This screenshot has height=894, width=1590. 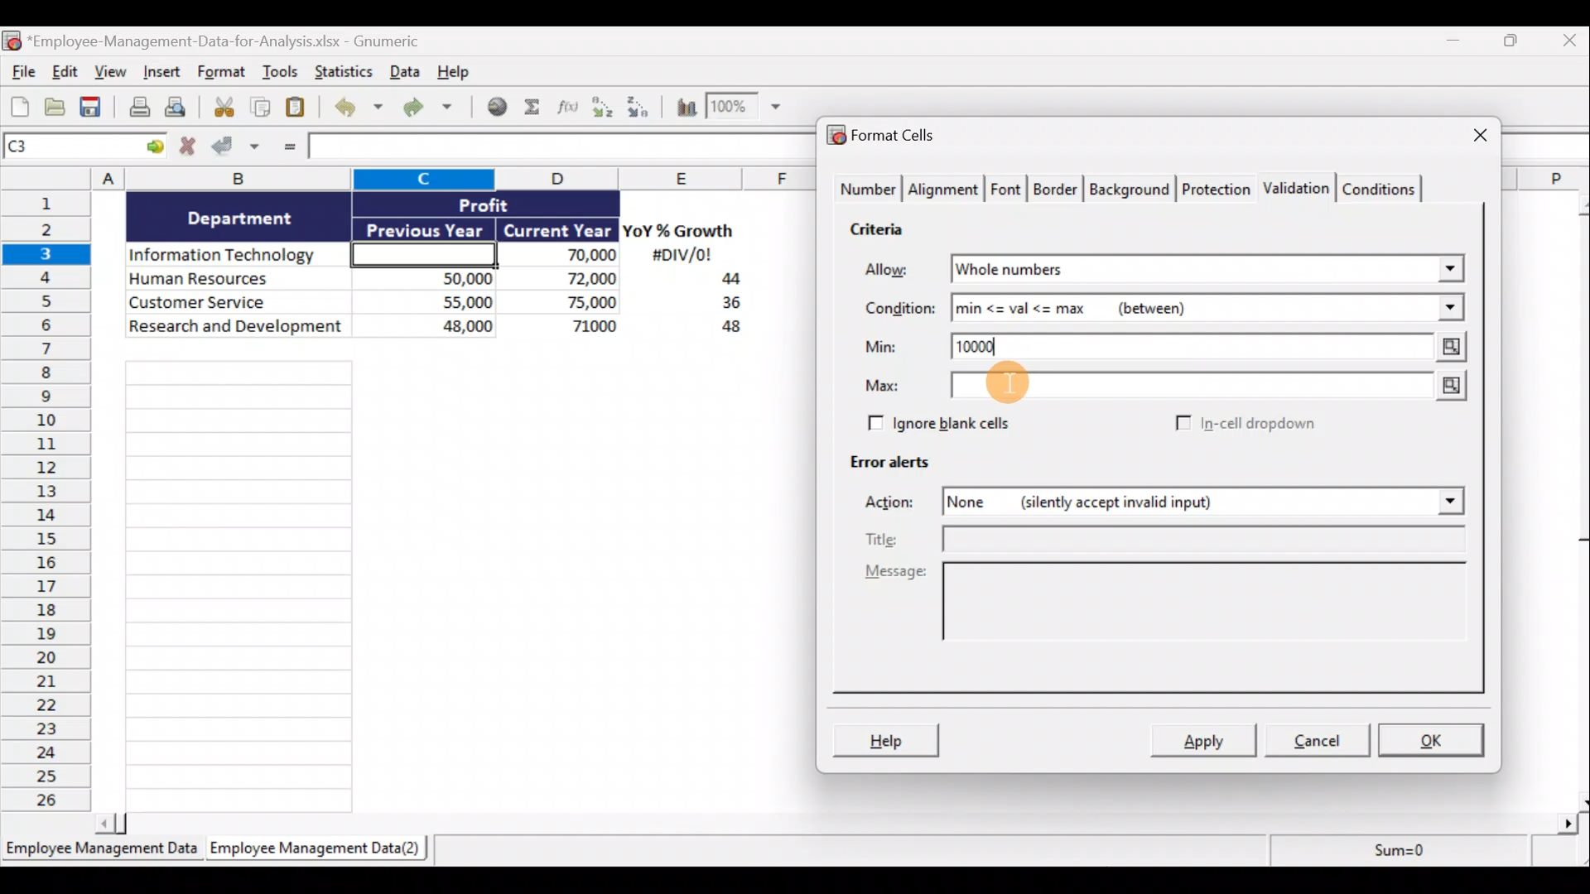 What do you see at coordinates (234, 280) in the screenshot?
I see `Human Resources` at bounding box center [234, 280].